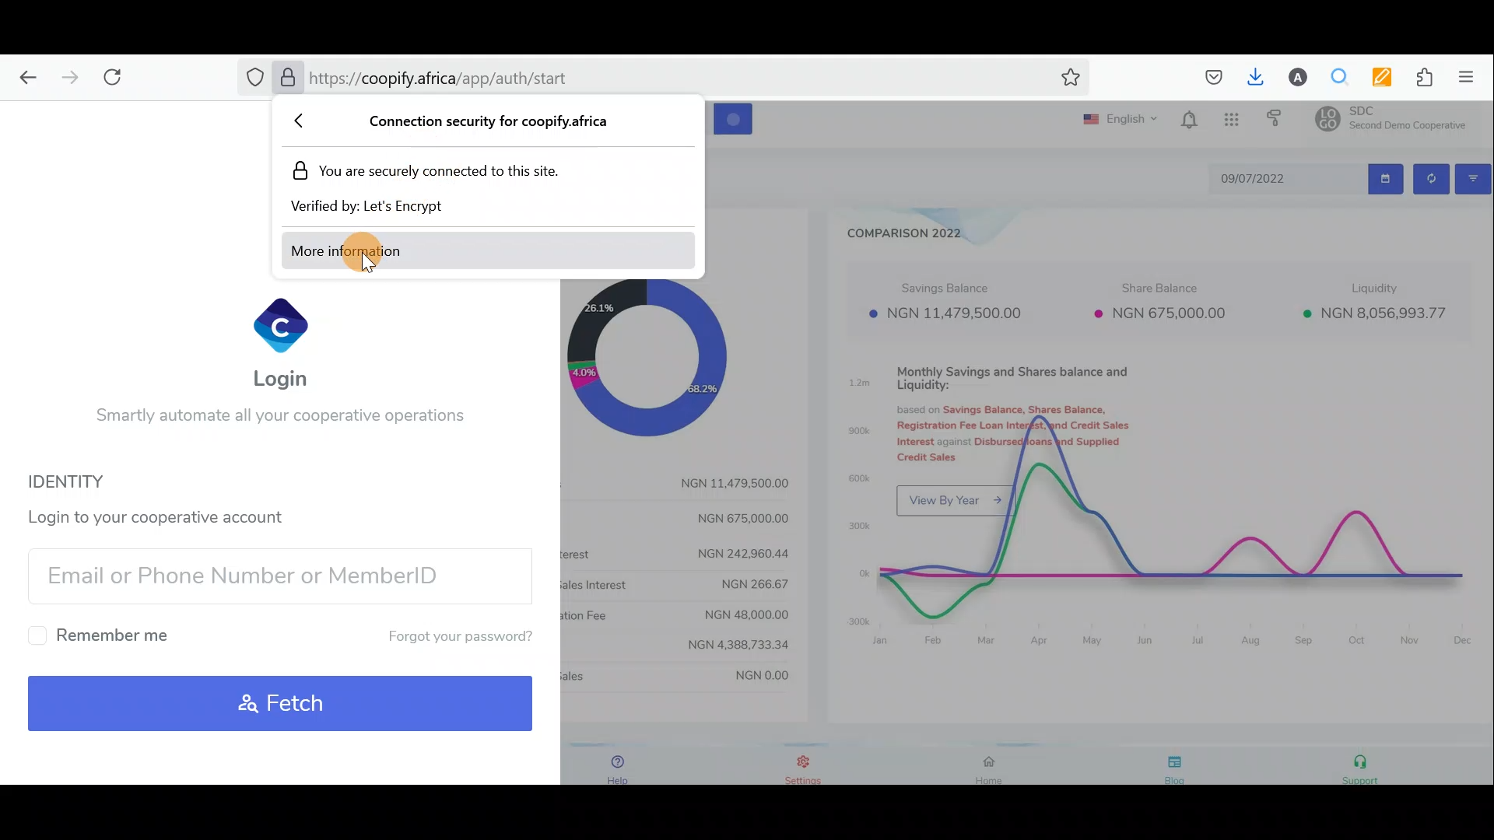 The height and width of the screenshot is (840, 1494). I want to click on Login, so click(283, 343).